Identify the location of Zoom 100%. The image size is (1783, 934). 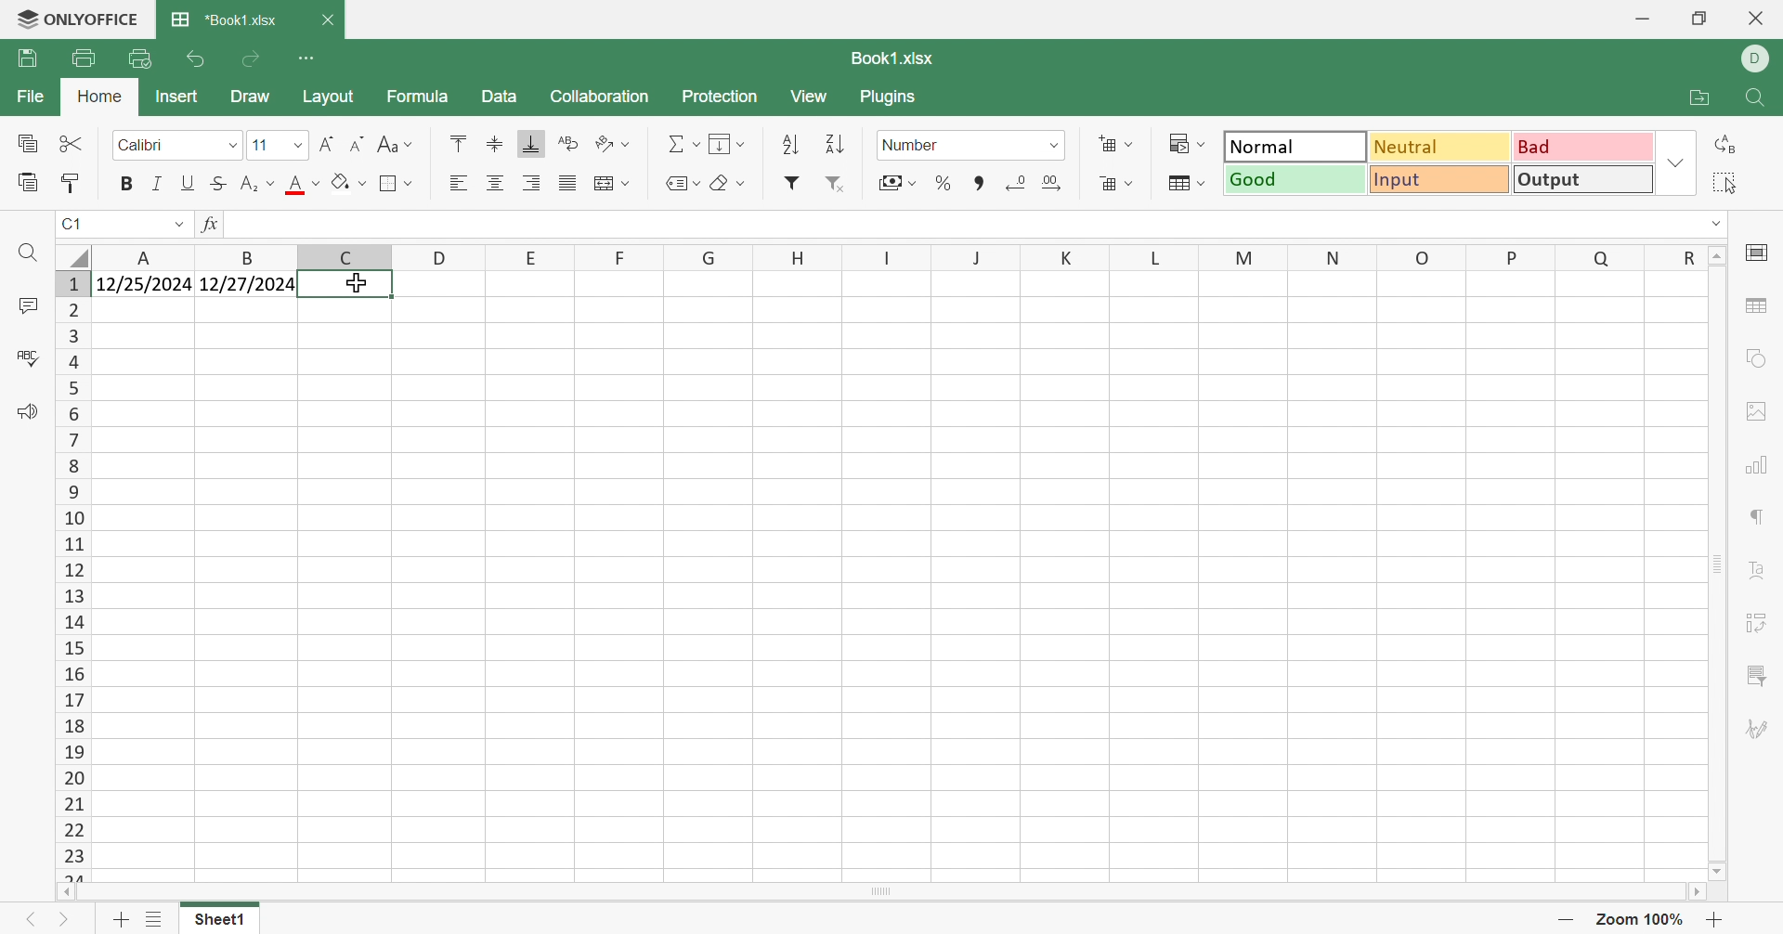
(1646, 920).